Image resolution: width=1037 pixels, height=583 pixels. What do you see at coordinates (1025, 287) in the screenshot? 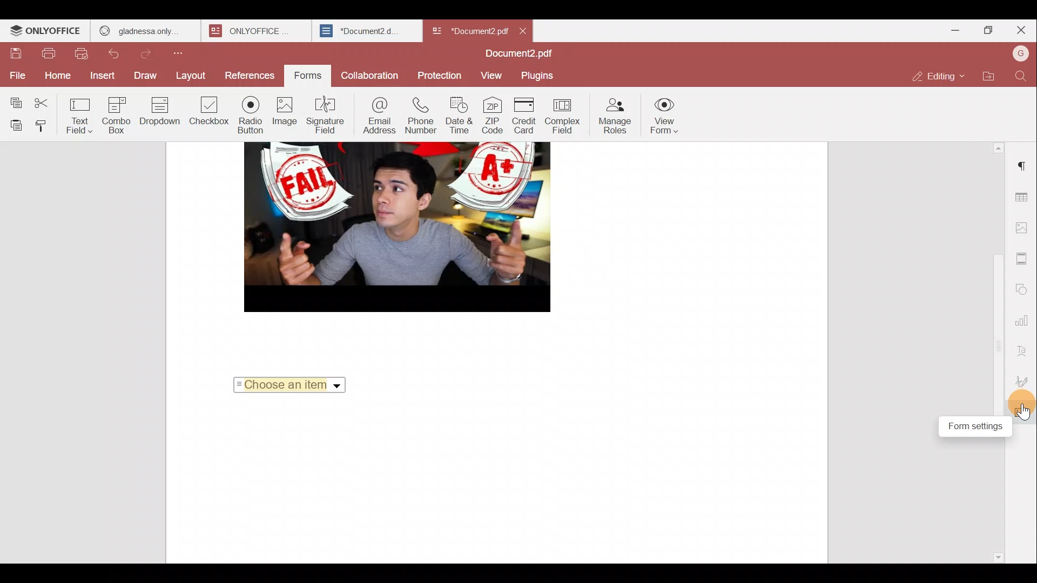
I see `Shapes settings` at bounding box center [1025, 287].